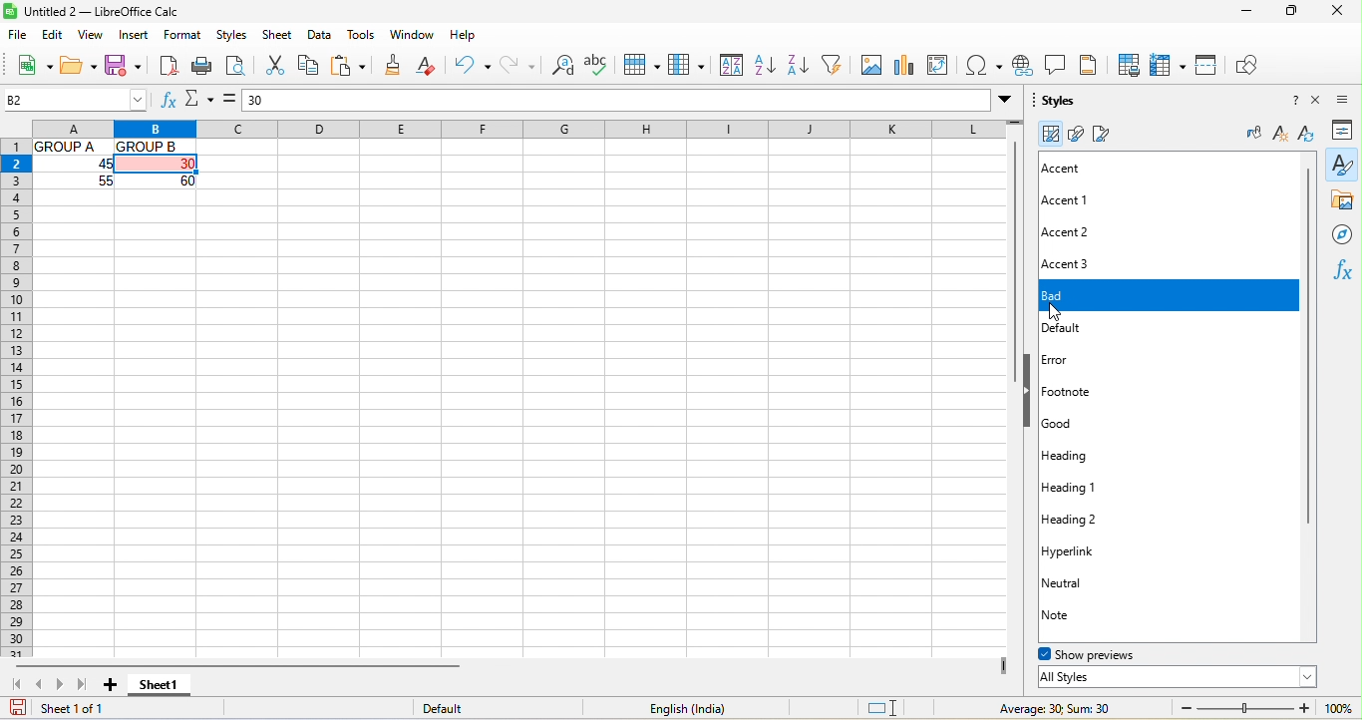  Describe the element at coordinates (75, 100) in the screenshot. I see `B2 (selected cell number)` at that location.